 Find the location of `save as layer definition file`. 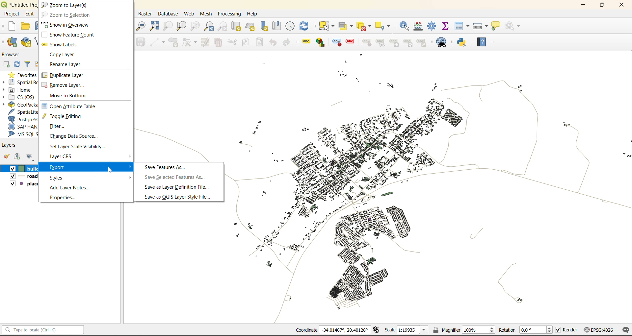

save as layer definition file is located at coordinates (178, 187).